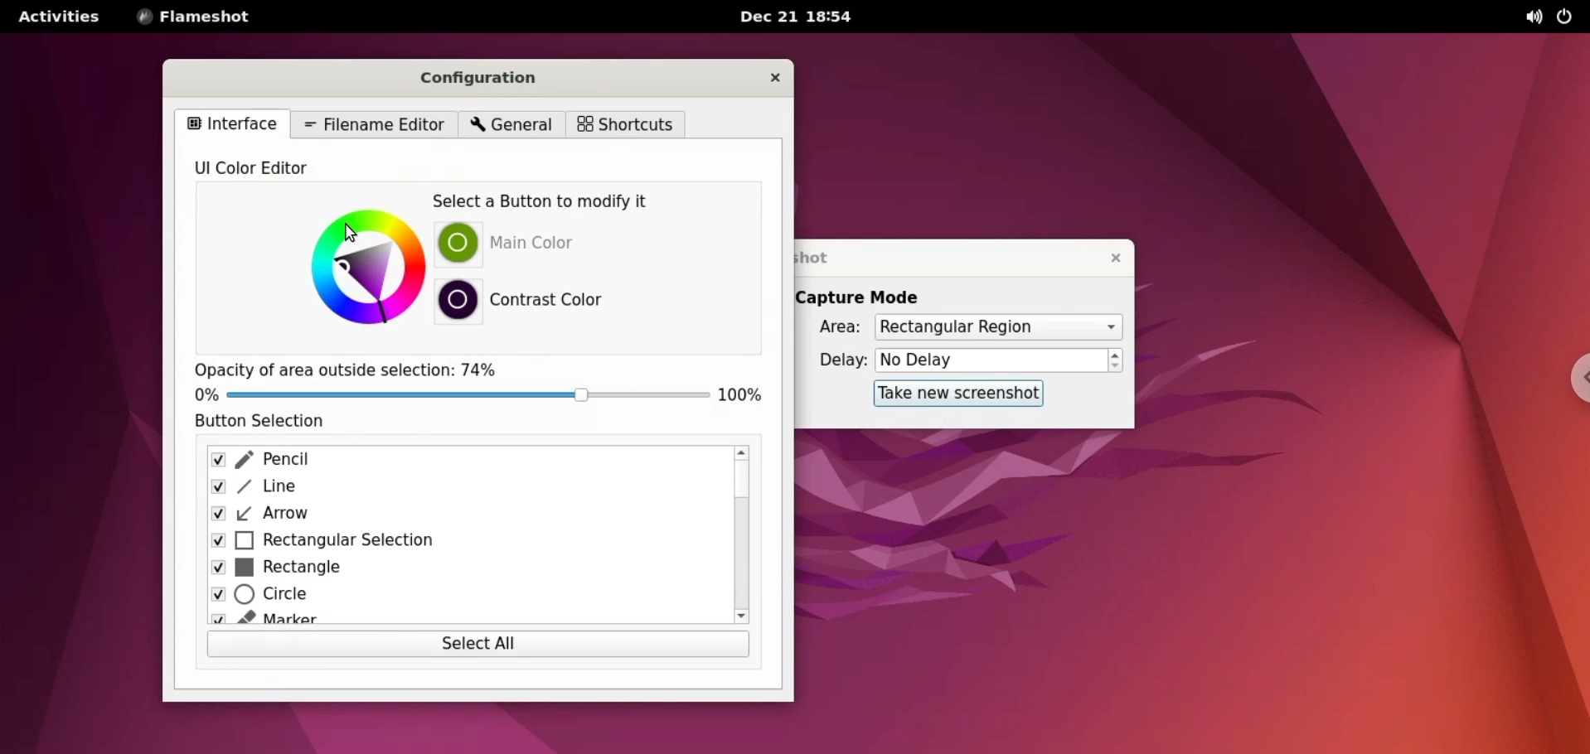 This screenshot has height=754, width=1590. Describe the element at coordinates (992, 361) in the screenshot. I see `delay time input box` at that location.